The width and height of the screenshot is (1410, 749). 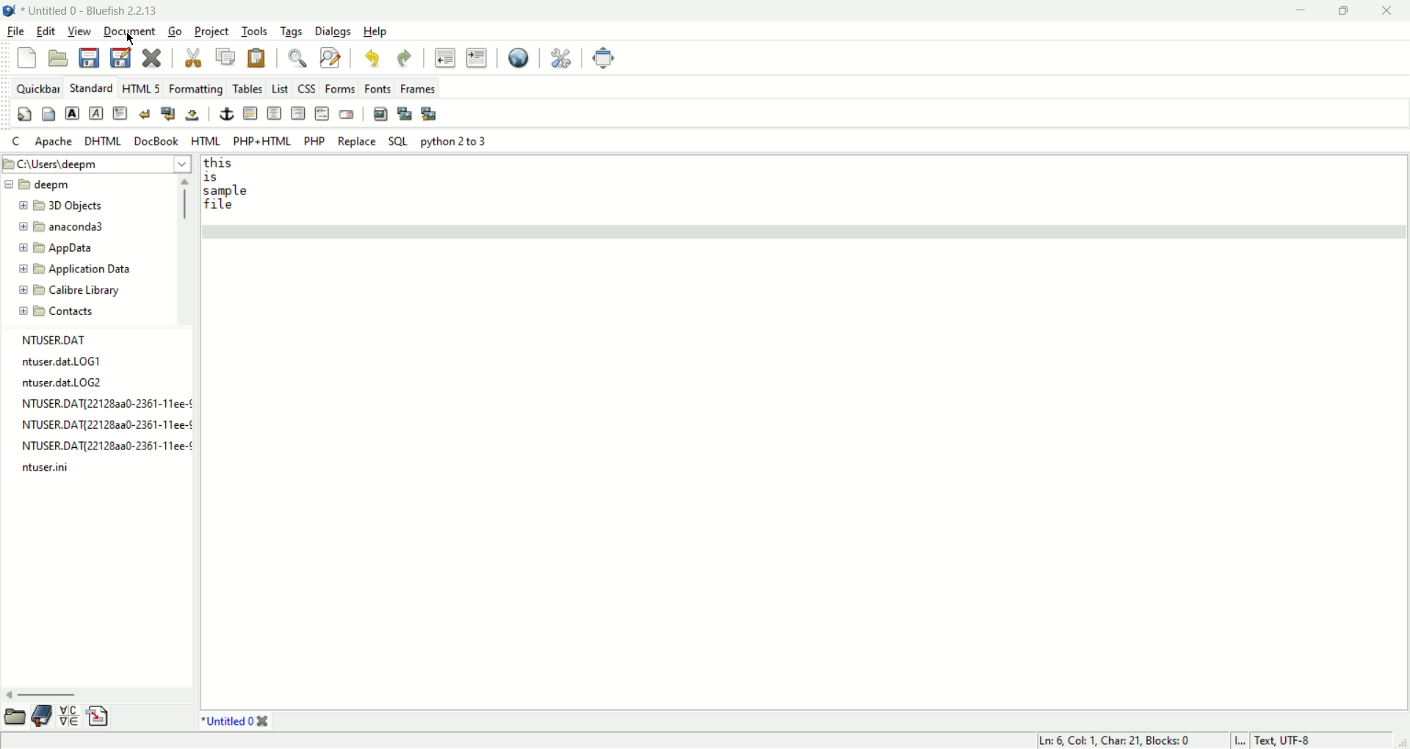 I want to click on project, so click(x=212, y=31).